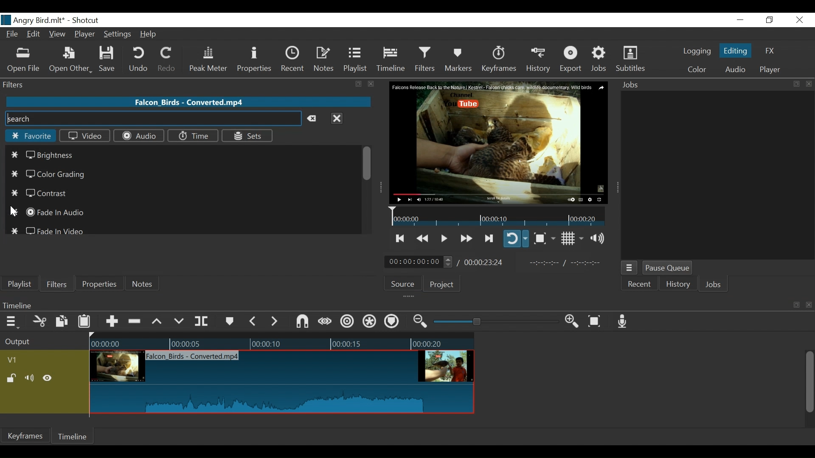  What do you see at coordinates (73, 436) in the screenshot?
I see `Timeline` at bounding box center [73, 436].